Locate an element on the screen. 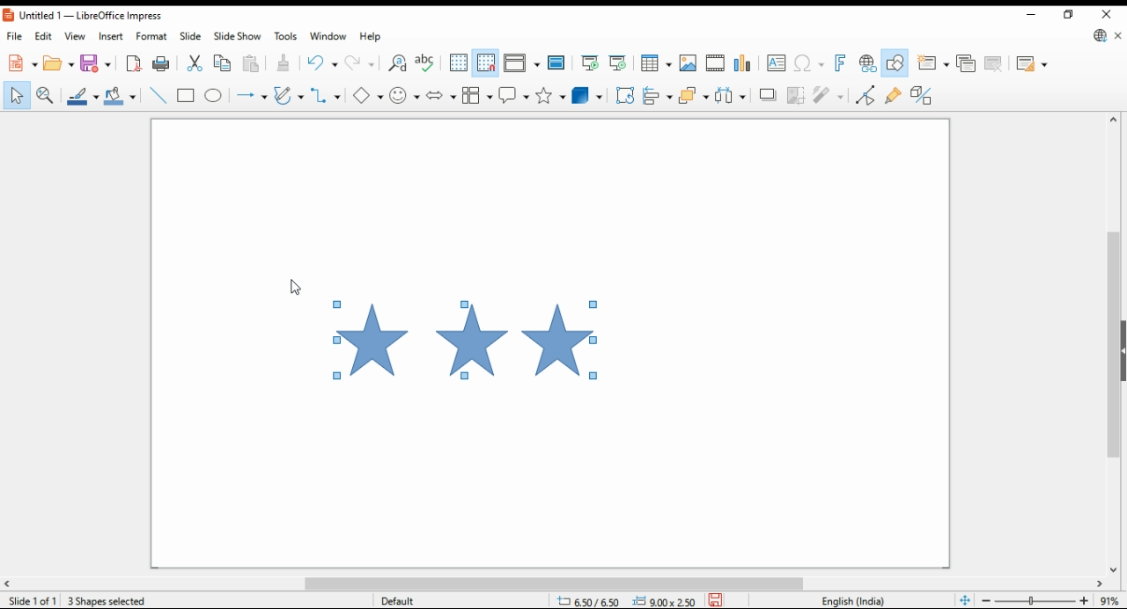 The width and height of the screenshot is (1127, 609). line color is located at coordinates (82, 96).